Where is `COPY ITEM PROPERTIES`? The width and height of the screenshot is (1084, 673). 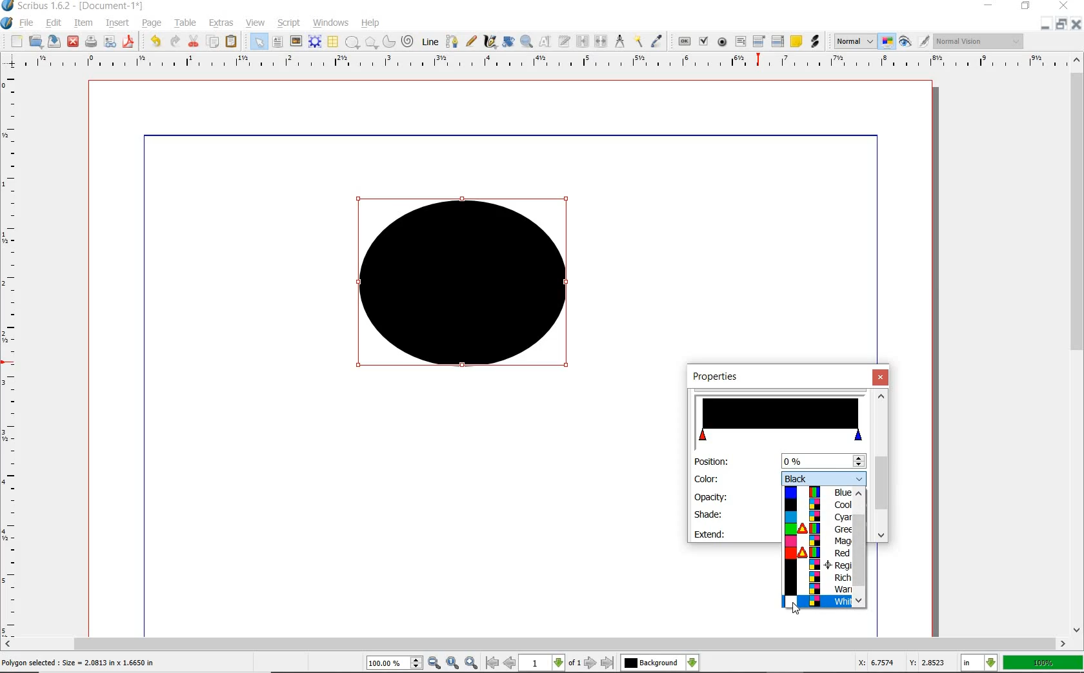 COPY ITEM PROPERTIES is located at coordinates (638, 41).